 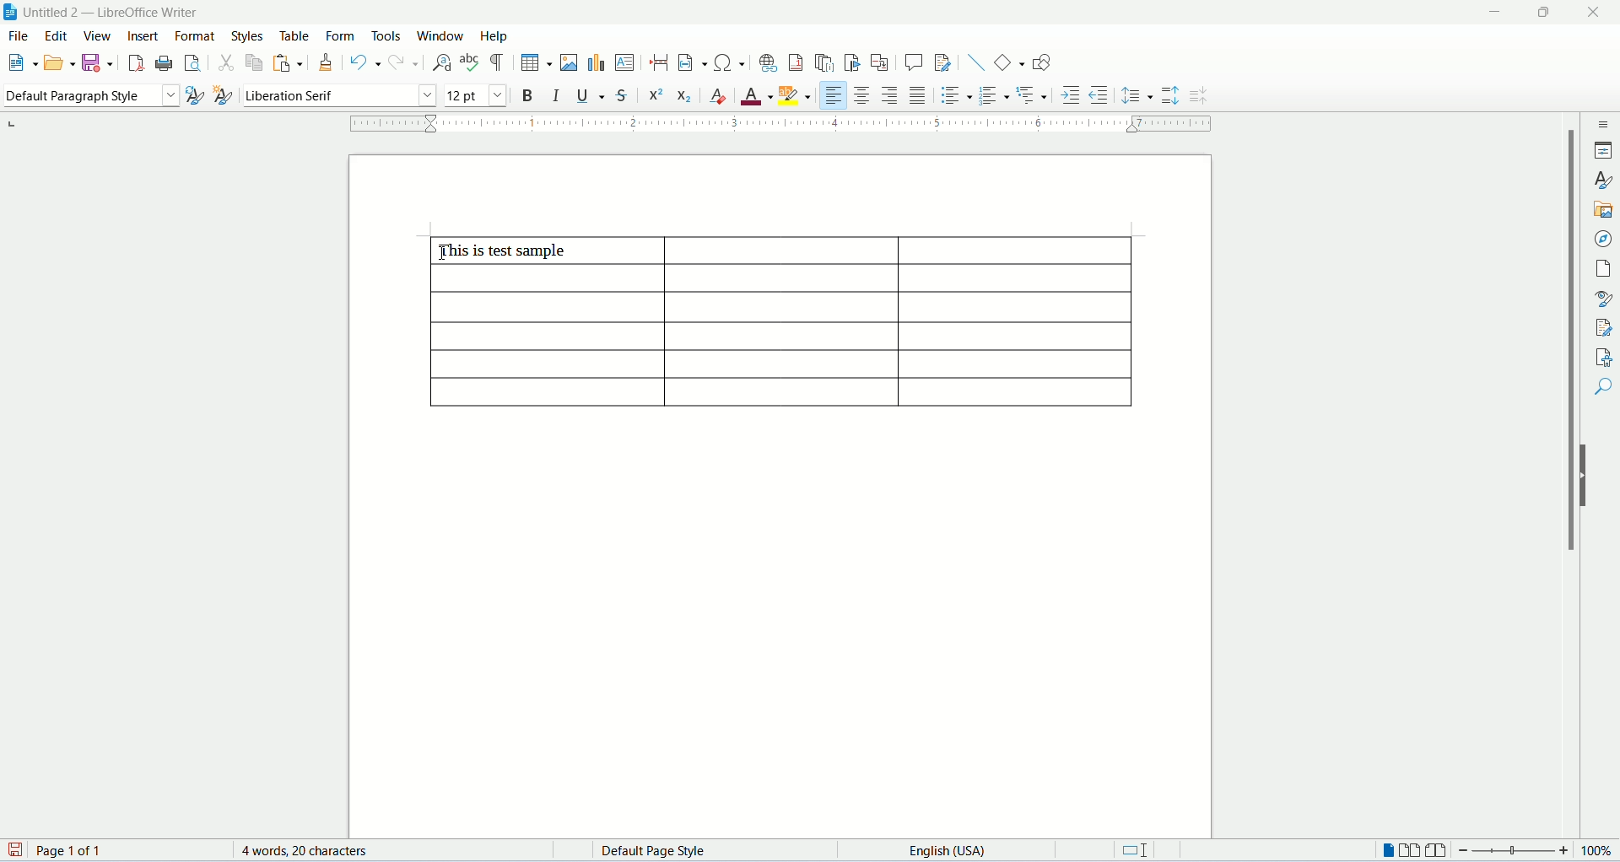 I want to click on standard selection, so click(x=1140, y=851).